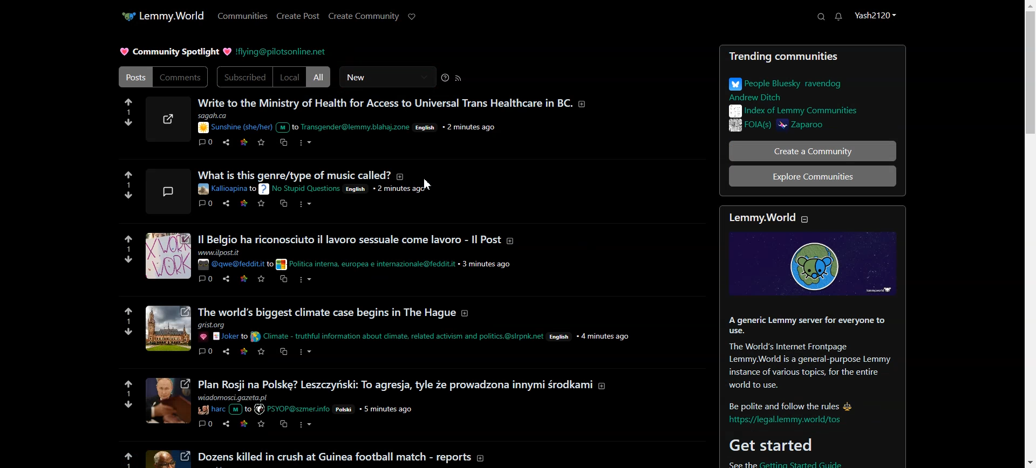 The height and width of the screenshot is (468, 1036). I want to click on 4 minutes, so click(604, 335).